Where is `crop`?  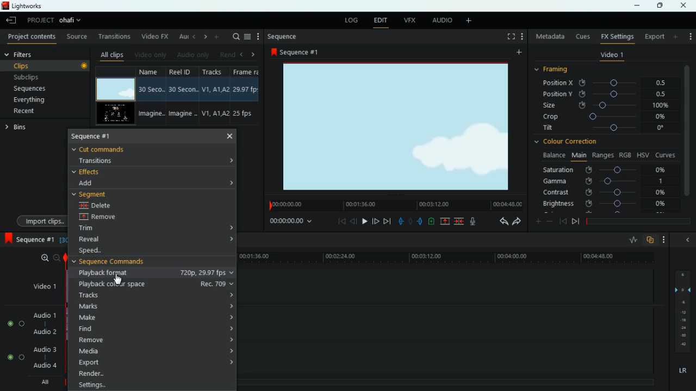
crop is located at coordinates (608, 117).